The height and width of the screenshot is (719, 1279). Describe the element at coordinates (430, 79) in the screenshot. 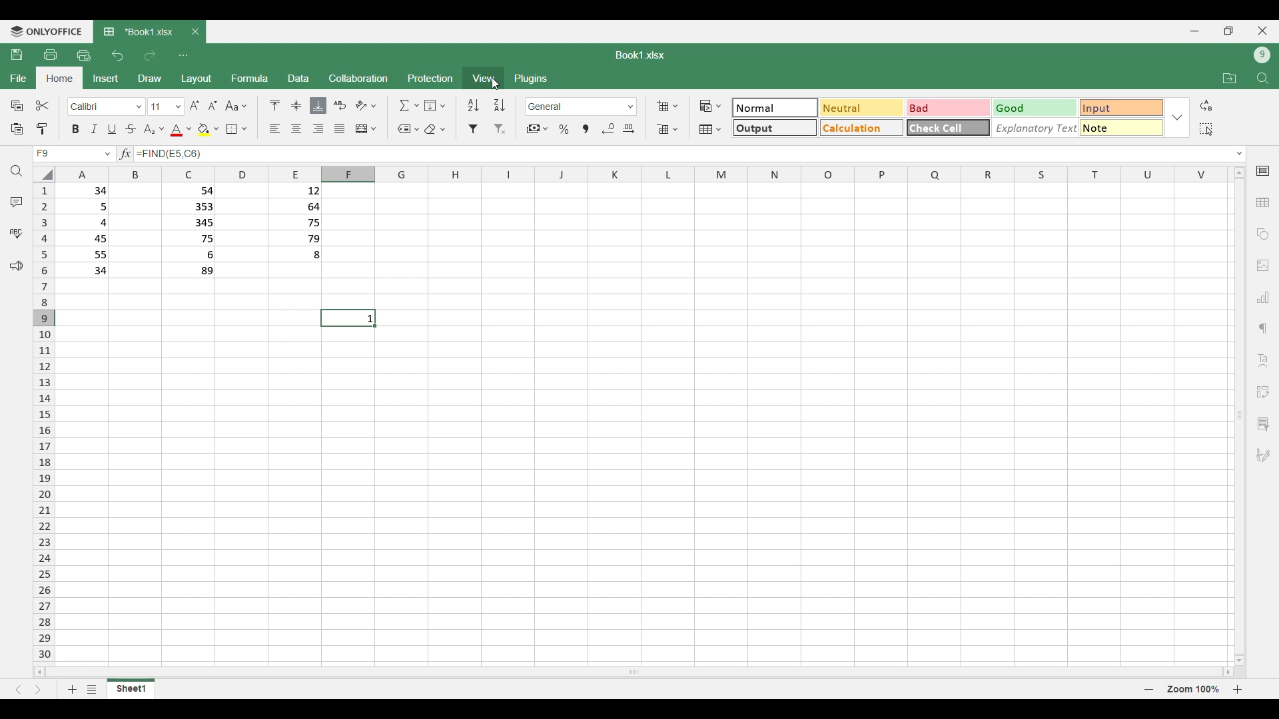

I see `Protection menu` at that location.